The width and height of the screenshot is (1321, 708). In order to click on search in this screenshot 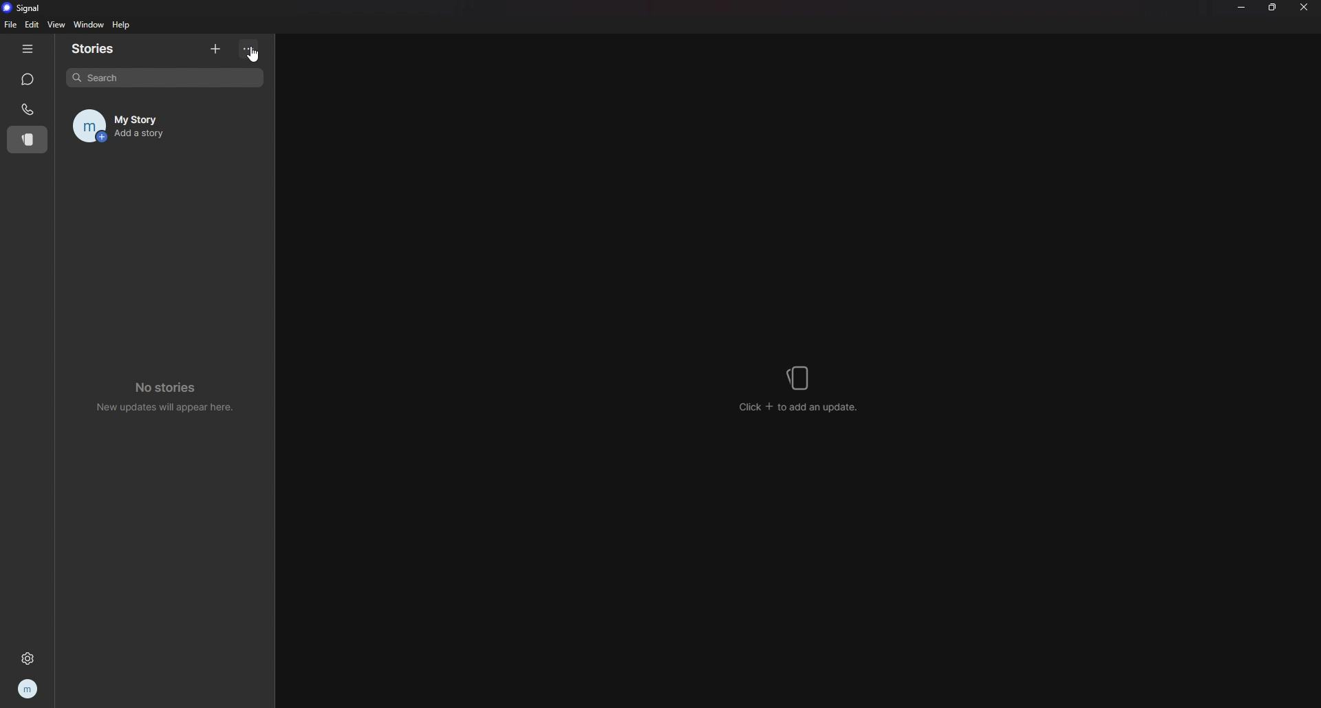, I will do `click(164, 77)`.